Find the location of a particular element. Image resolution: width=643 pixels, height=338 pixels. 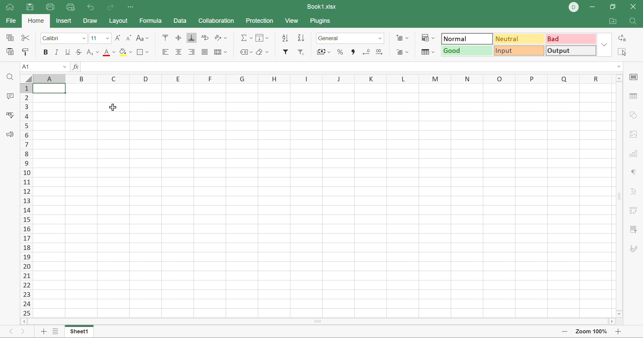

Align Top is located at coordinates (164, 37).